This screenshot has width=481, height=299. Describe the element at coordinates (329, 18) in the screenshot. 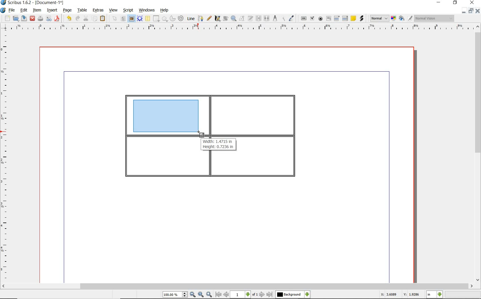

I see `pdf text field` at that location.